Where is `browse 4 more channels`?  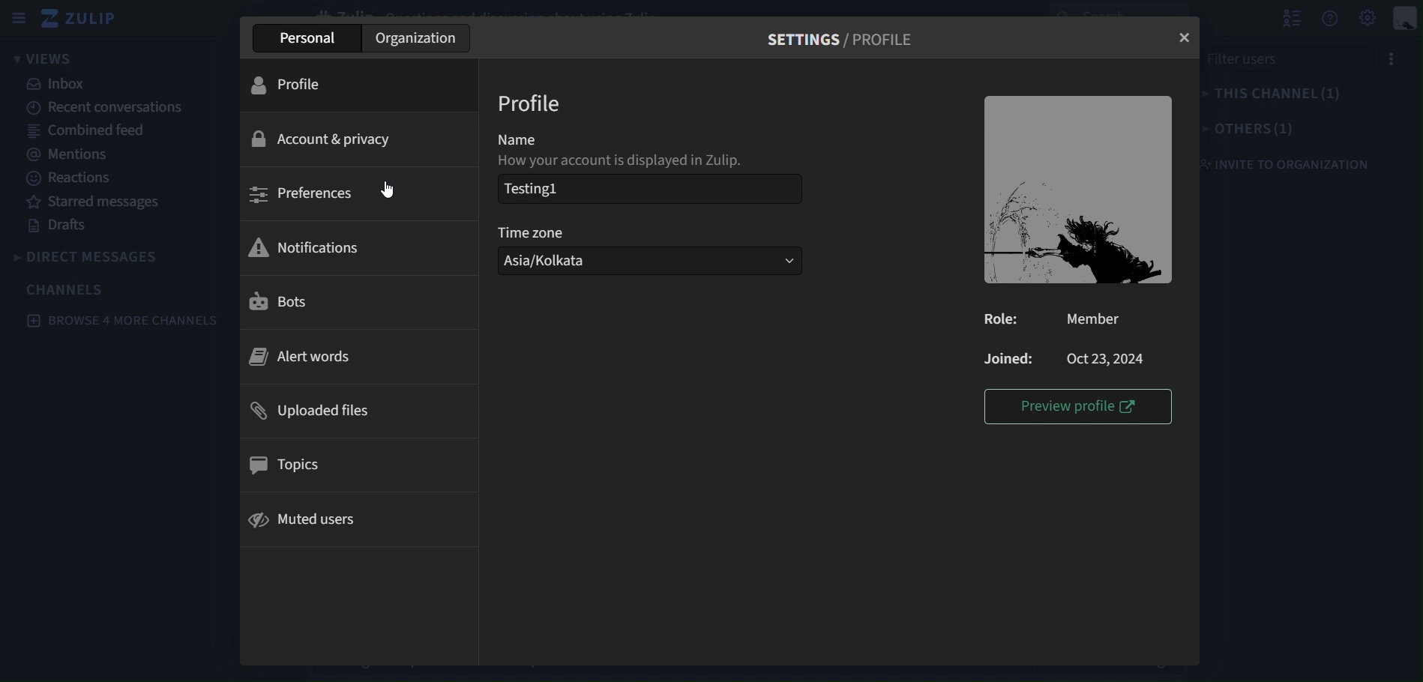
browse 4 more channels is located at coordinates (118, 321).